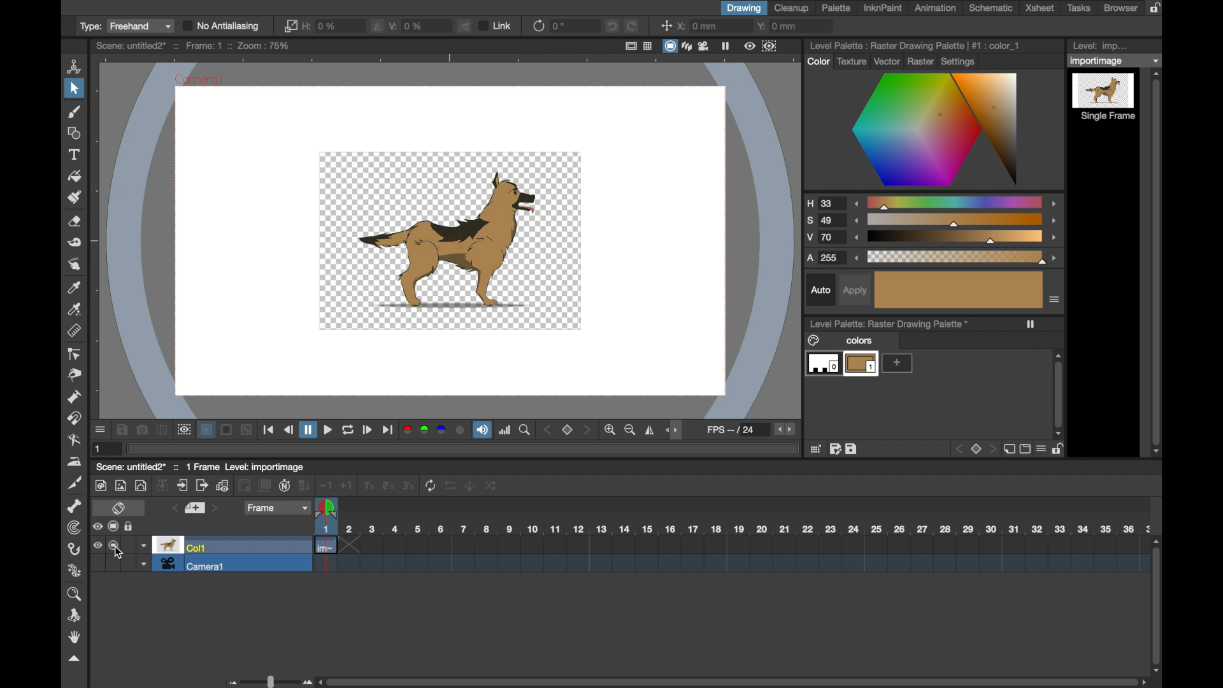  What do you see at coordinates (699, 25) in the screenshot?
I see `x` at bounding box center [699, 25].